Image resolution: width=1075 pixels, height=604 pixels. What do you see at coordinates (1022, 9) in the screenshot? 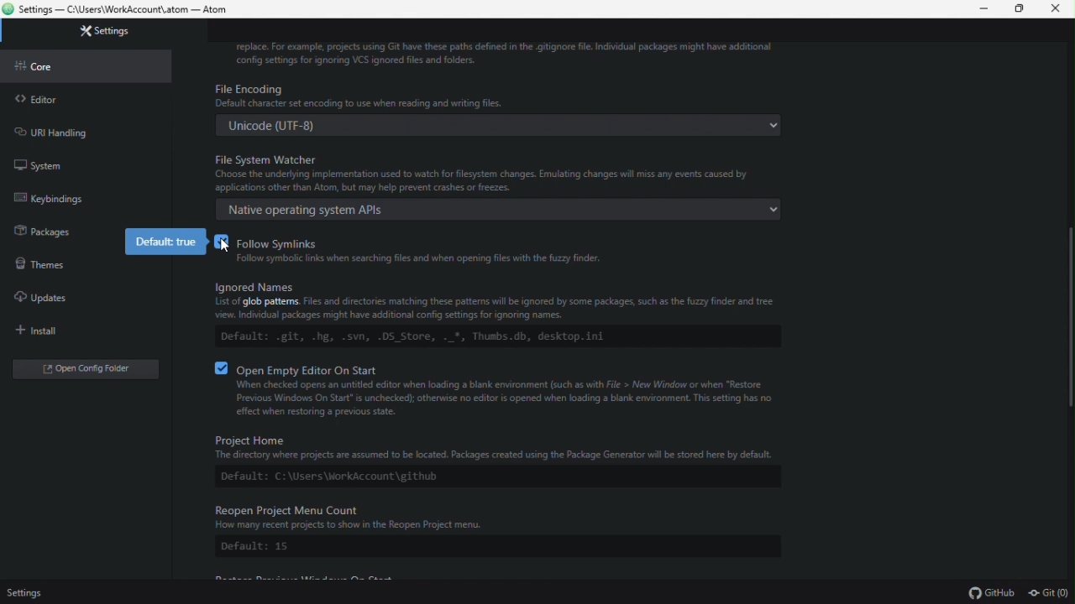
I see `Restore` at bounding box center [1022, 9].